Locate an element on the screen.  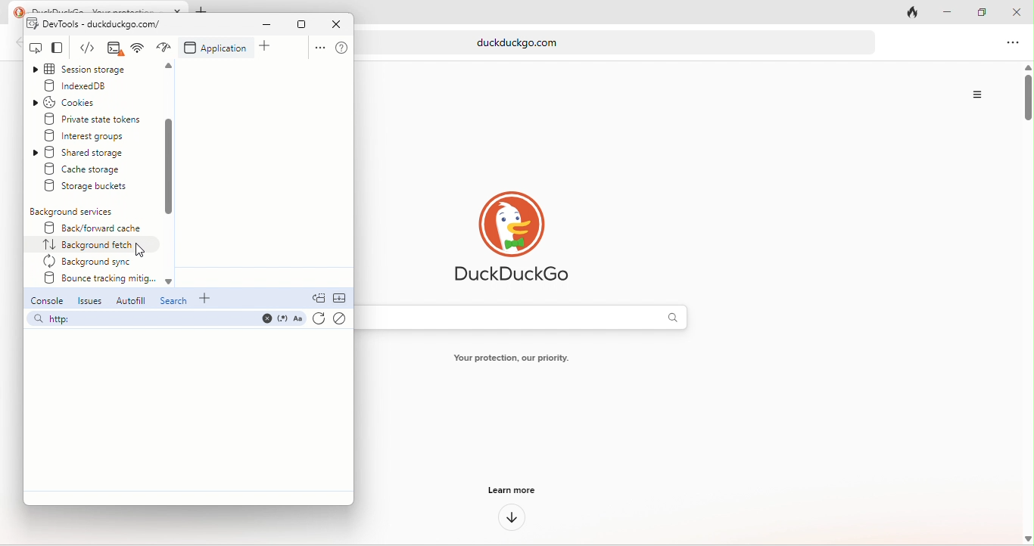
close is located at coordinates (1017, 13).